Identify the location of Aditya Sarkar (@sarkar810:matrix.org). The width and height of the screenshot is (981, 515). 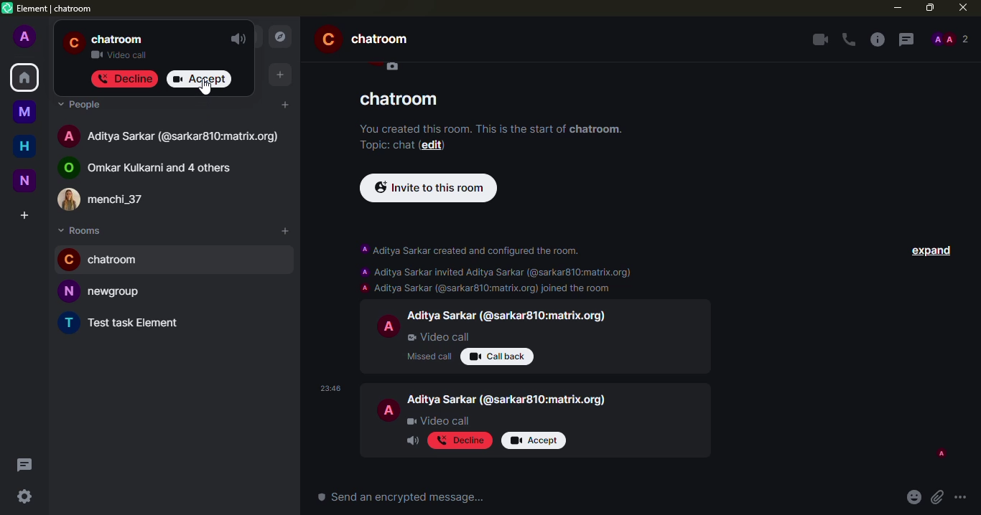
(507, 400).